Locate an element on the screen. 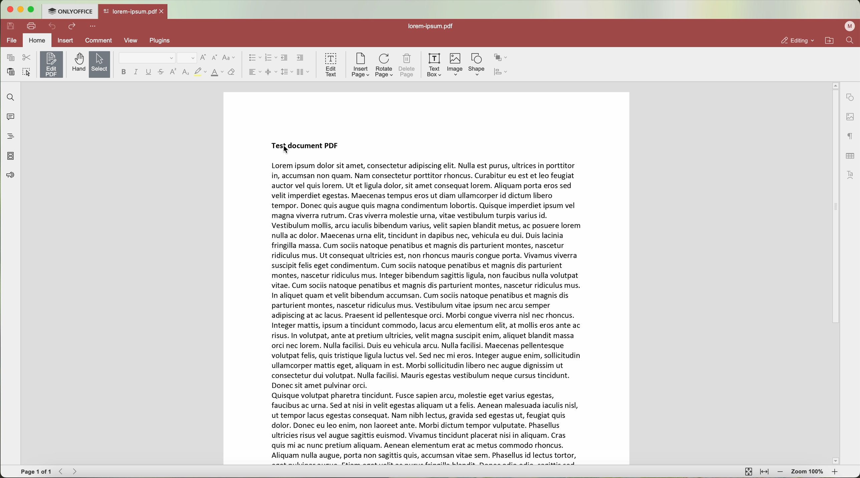 The width and height of the screenshot is (860, 478). view is located at coordinates (134, 40).